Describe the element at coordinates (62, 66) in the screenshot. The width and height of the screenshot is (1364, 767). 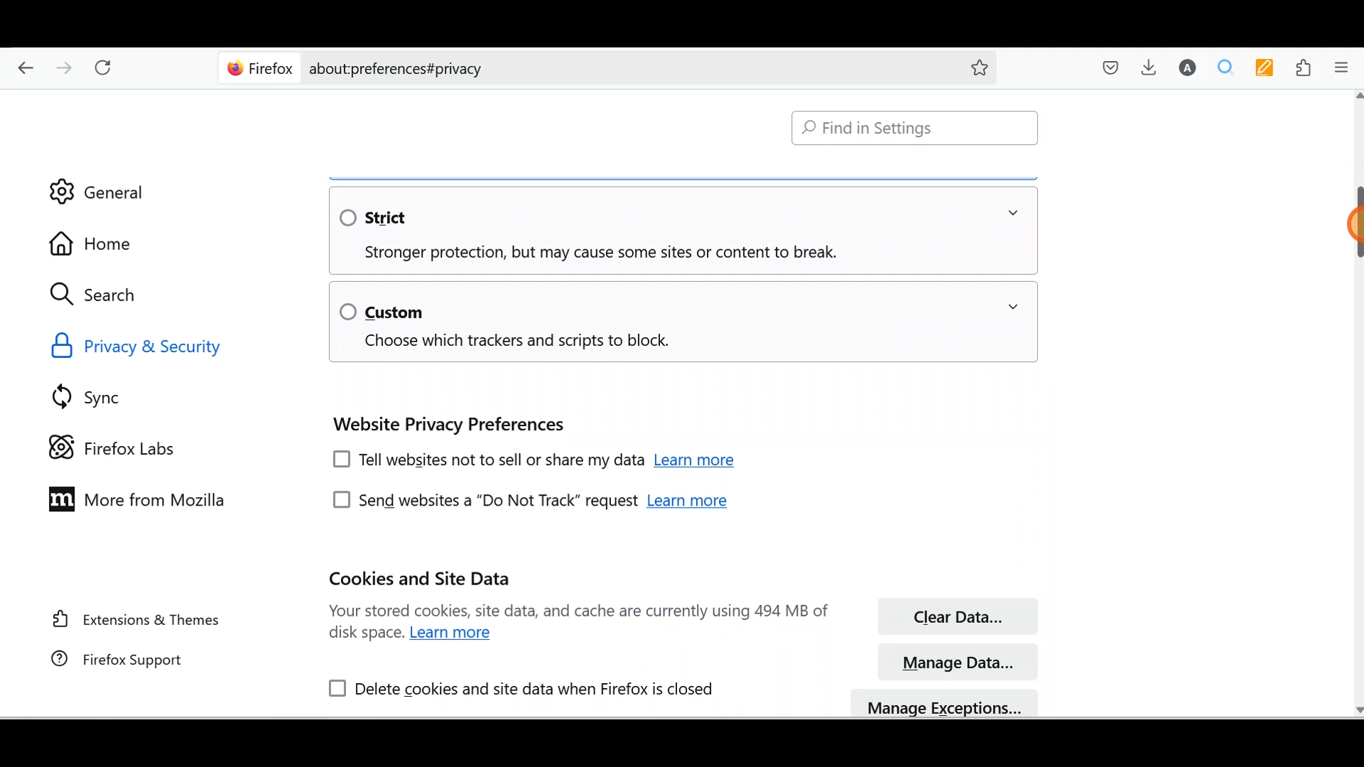
I see `Go forward one page` at that location.